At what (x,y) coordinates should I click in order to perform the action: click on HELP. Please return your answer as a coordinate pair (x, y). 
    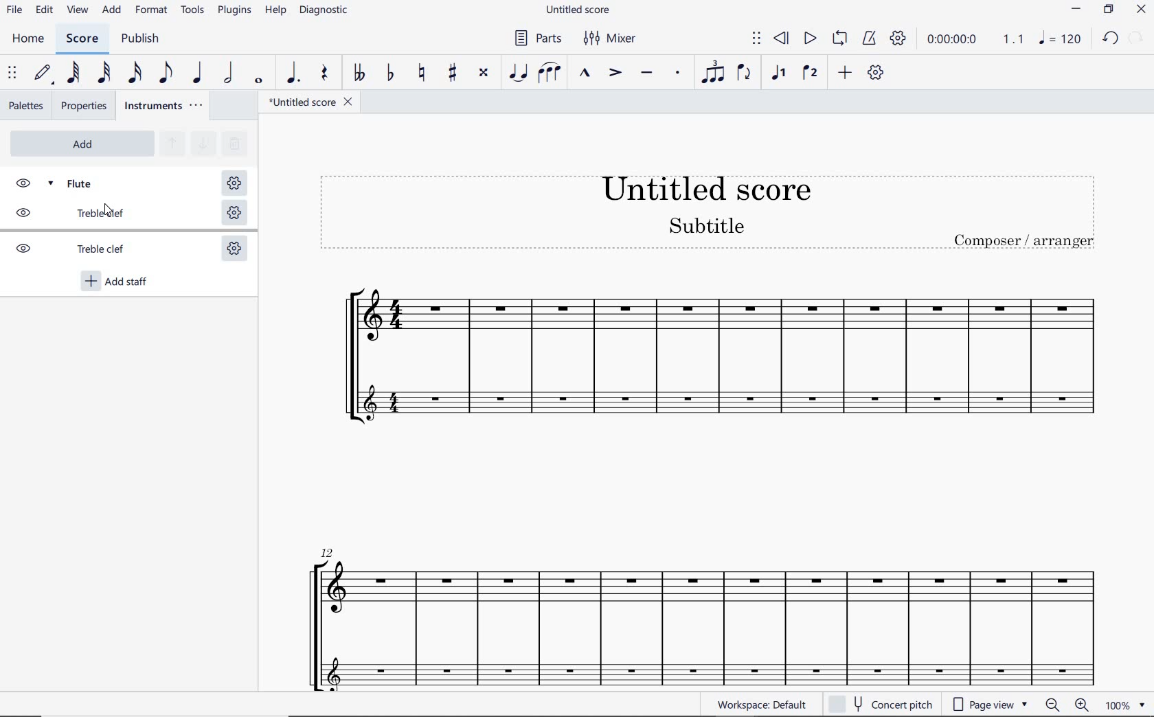
    Looking at the image, I should click on (276, 12).